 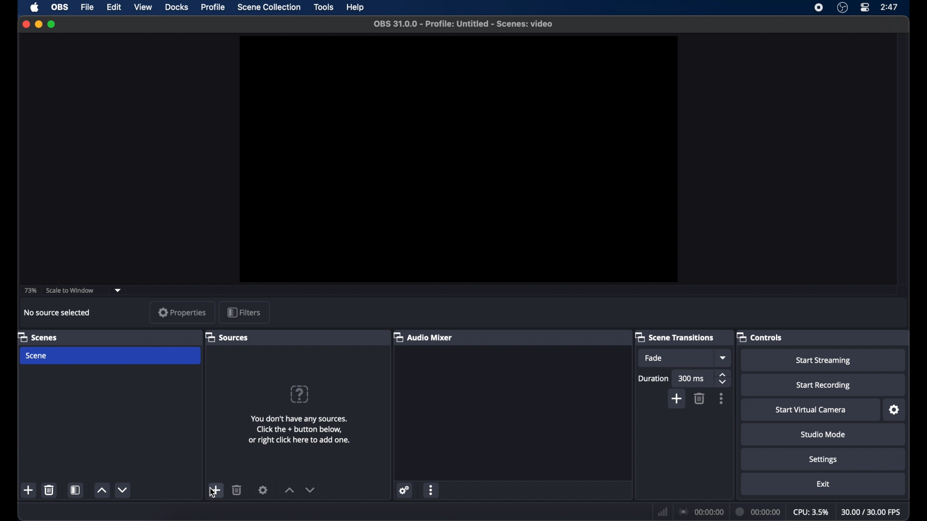 What do you see at coordinates (183, 312) in the screenshot?
I see `properties` at bounding box center [183, 312].